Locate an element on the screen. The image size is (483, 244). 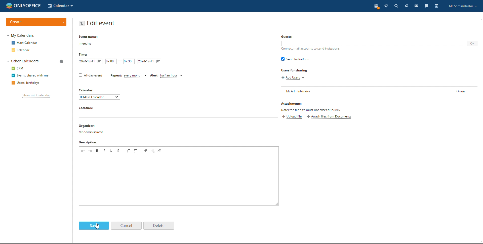
Attachments:
Note: the file size must not exceed 15 MB. is located at coordinates (310, 107).